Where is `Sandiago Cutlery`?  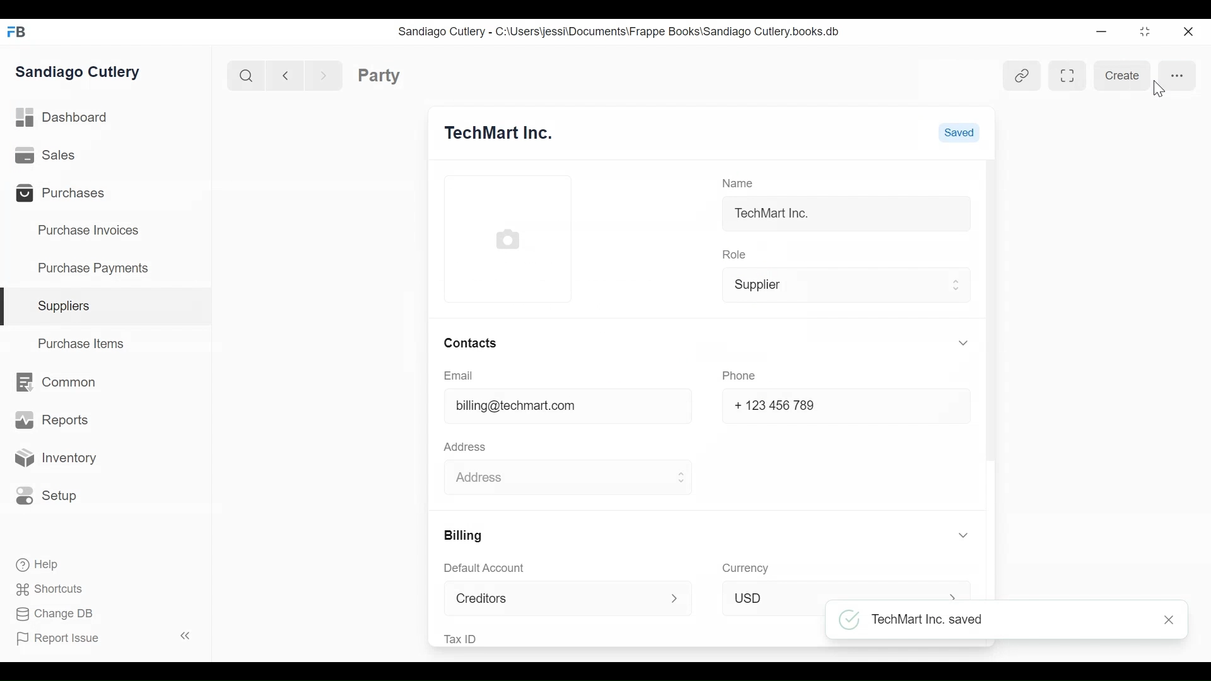 Sandiago Cutlery is located at coordinates (82, 73).